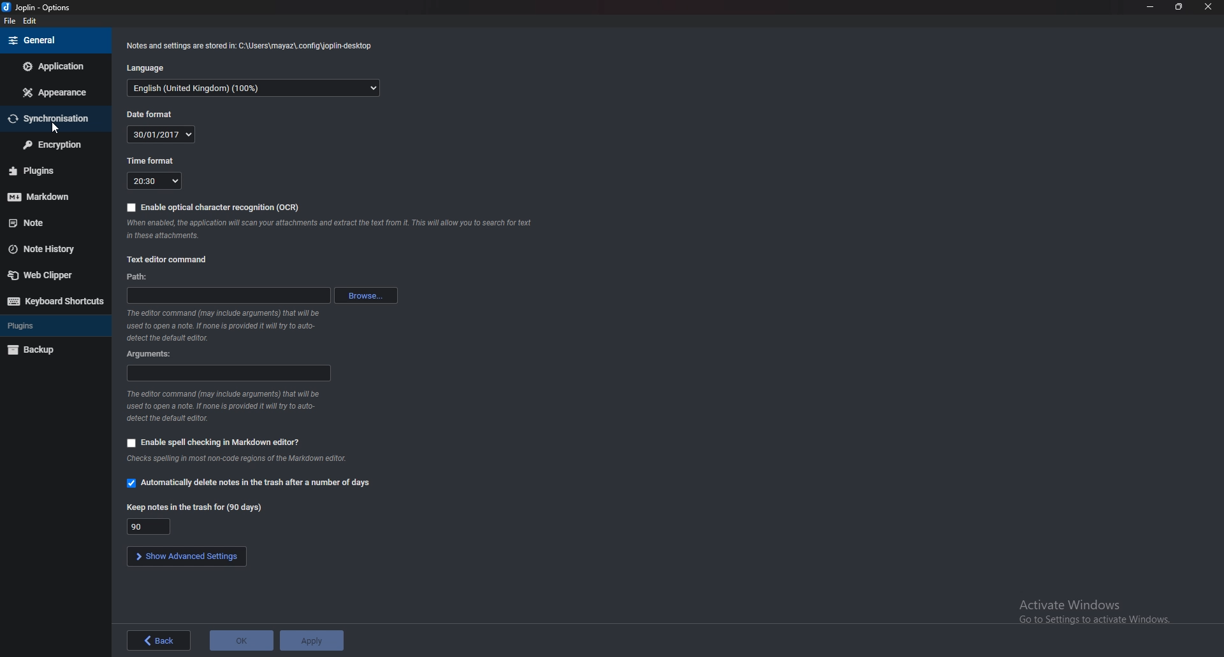  What do you see at coordinates (213, 442) in the screenshot?
I see `enable spell check` at bounding box center [213, 442].